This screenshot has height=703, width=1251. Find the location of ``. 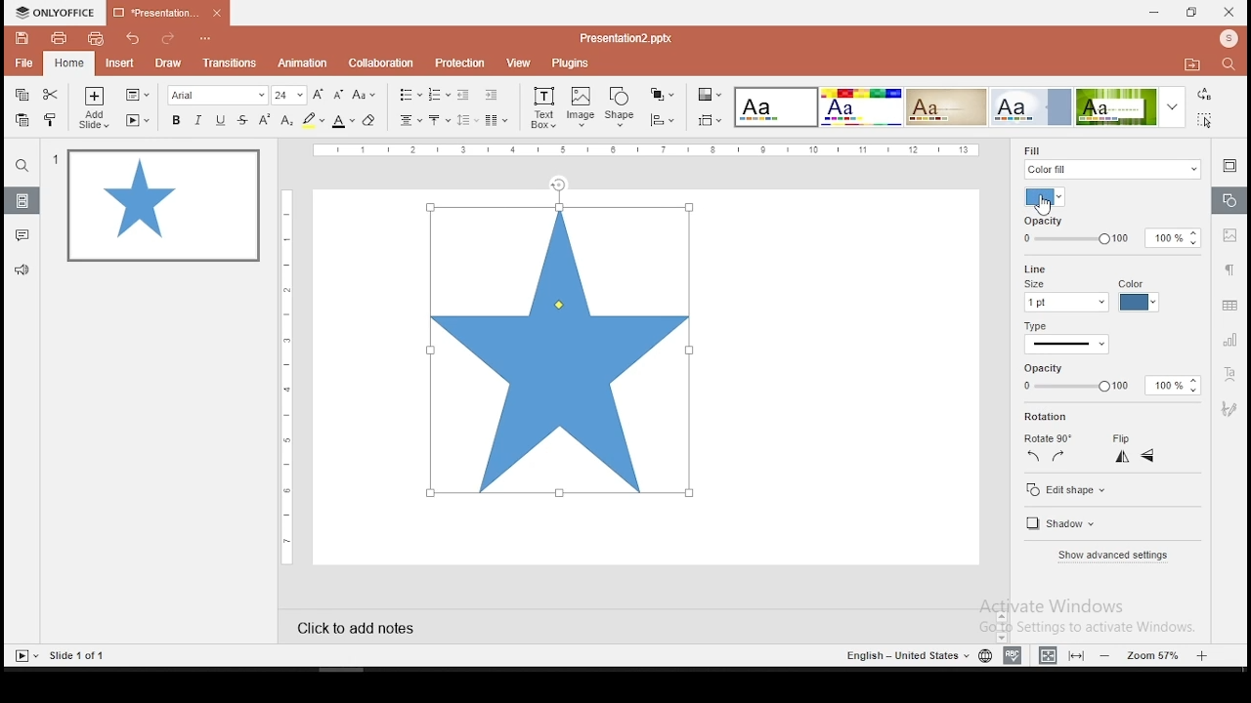

 is located at coordinates (1228, 409).